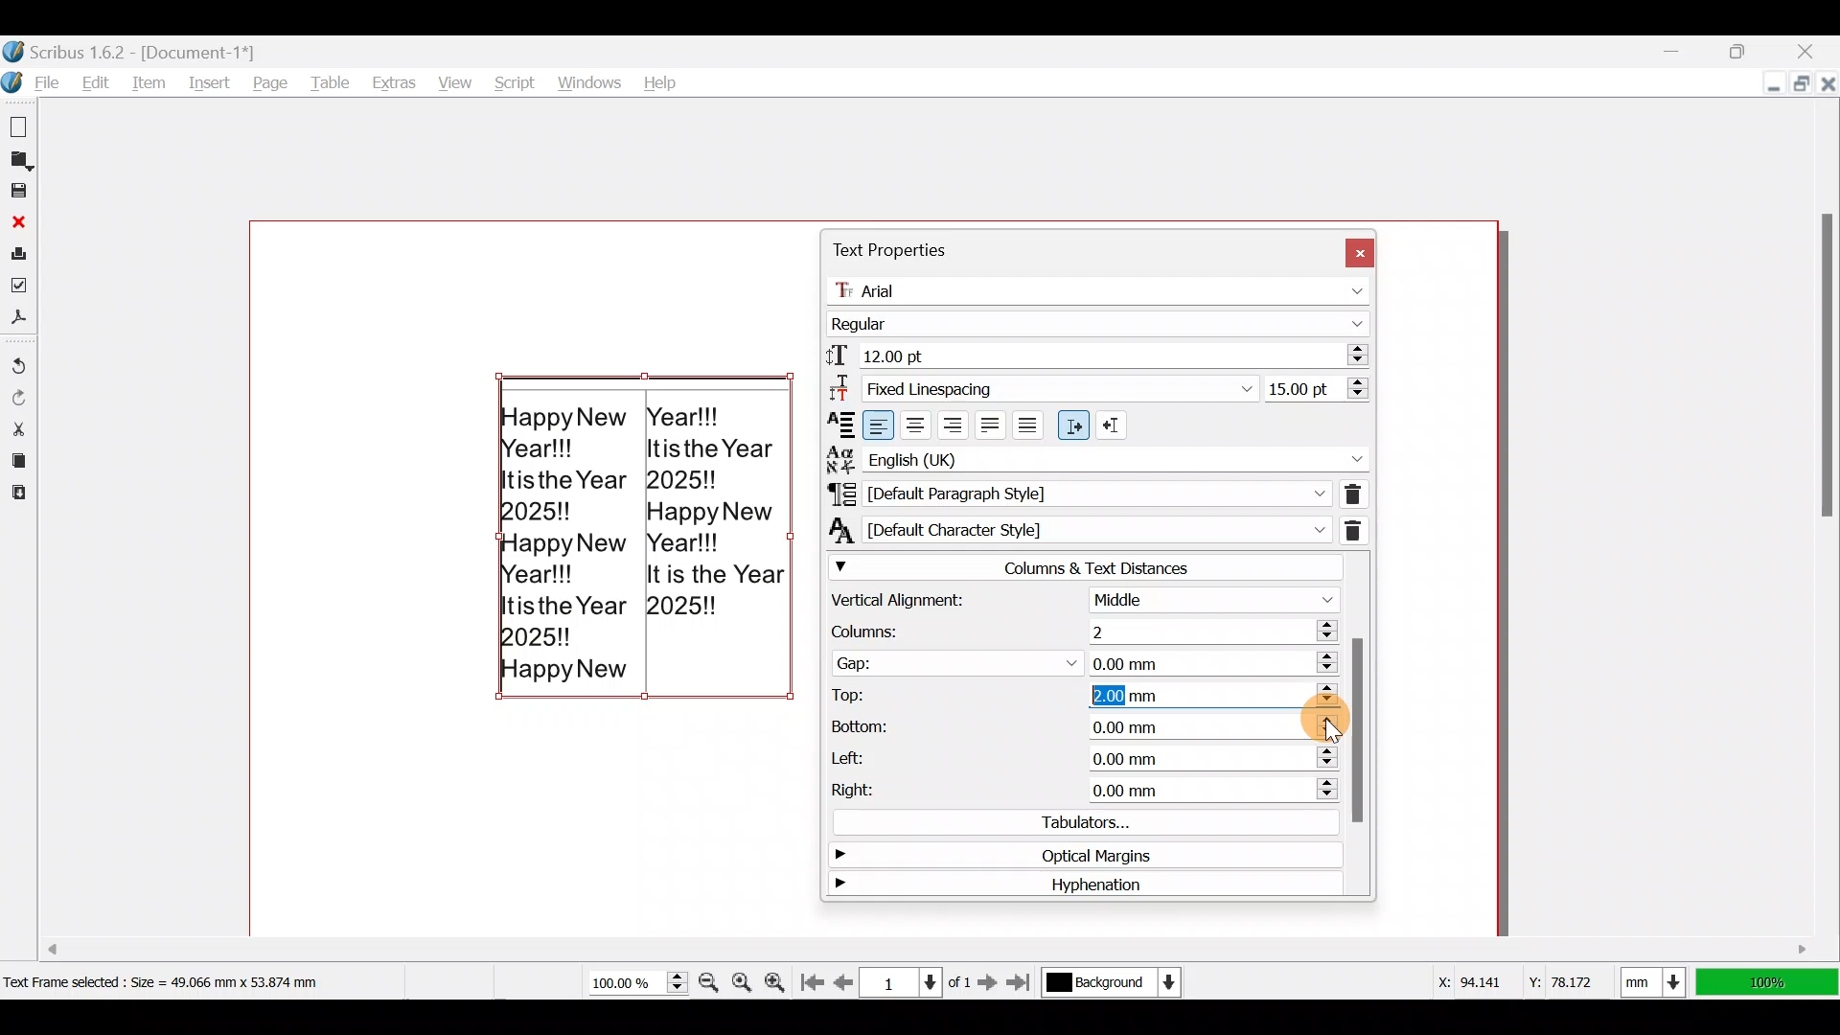 This screenshot has width=1840, height=1035. Describe the element at coordinates (1074, 629) in the screenshot. I see `Columns` at that location.